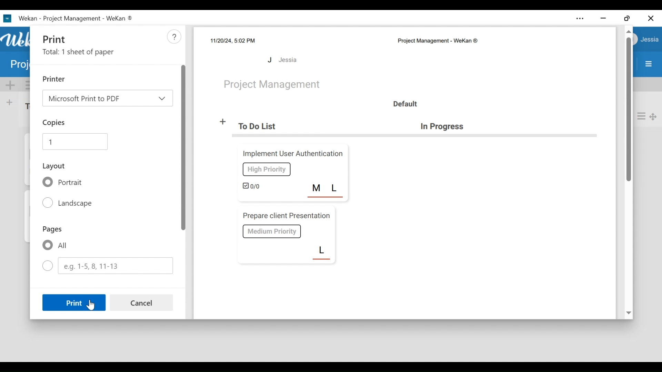  What do you see at coordinates (437, 41) in the screenshot?
I see `wekan board title` at bounding box center [437, 41].